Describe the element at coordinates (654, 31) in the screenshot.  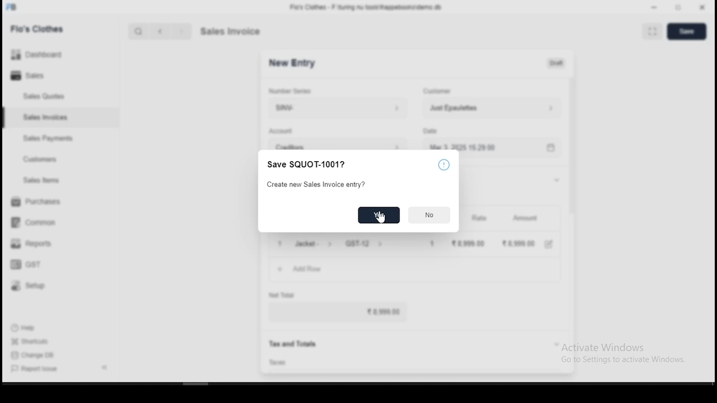
I see `scan` at that location.